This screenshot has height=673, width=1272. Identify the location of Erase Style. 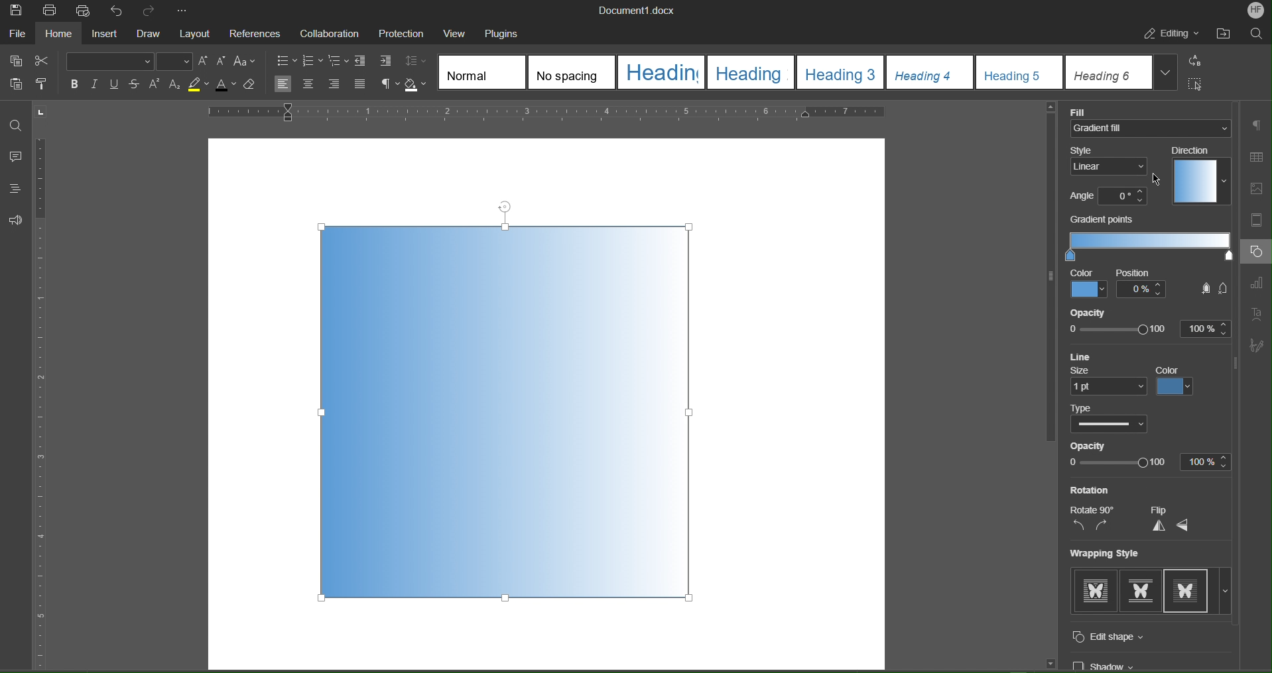
(251, 85).